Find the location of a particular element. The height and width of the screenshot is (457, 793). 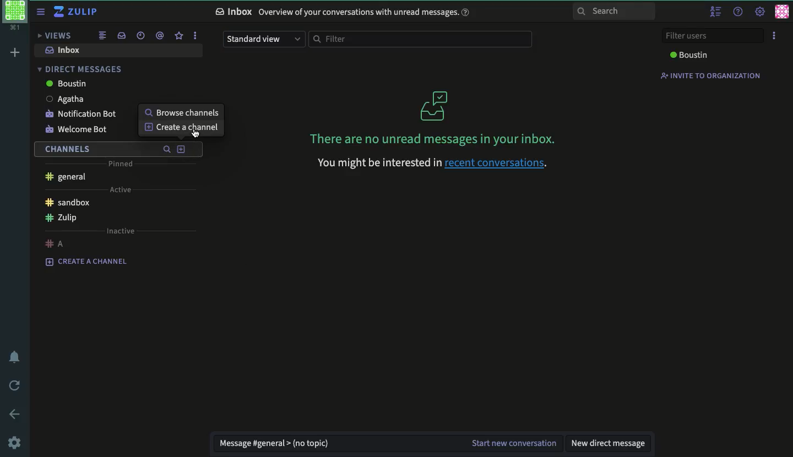

standard view is located at coordinates (264, 39).